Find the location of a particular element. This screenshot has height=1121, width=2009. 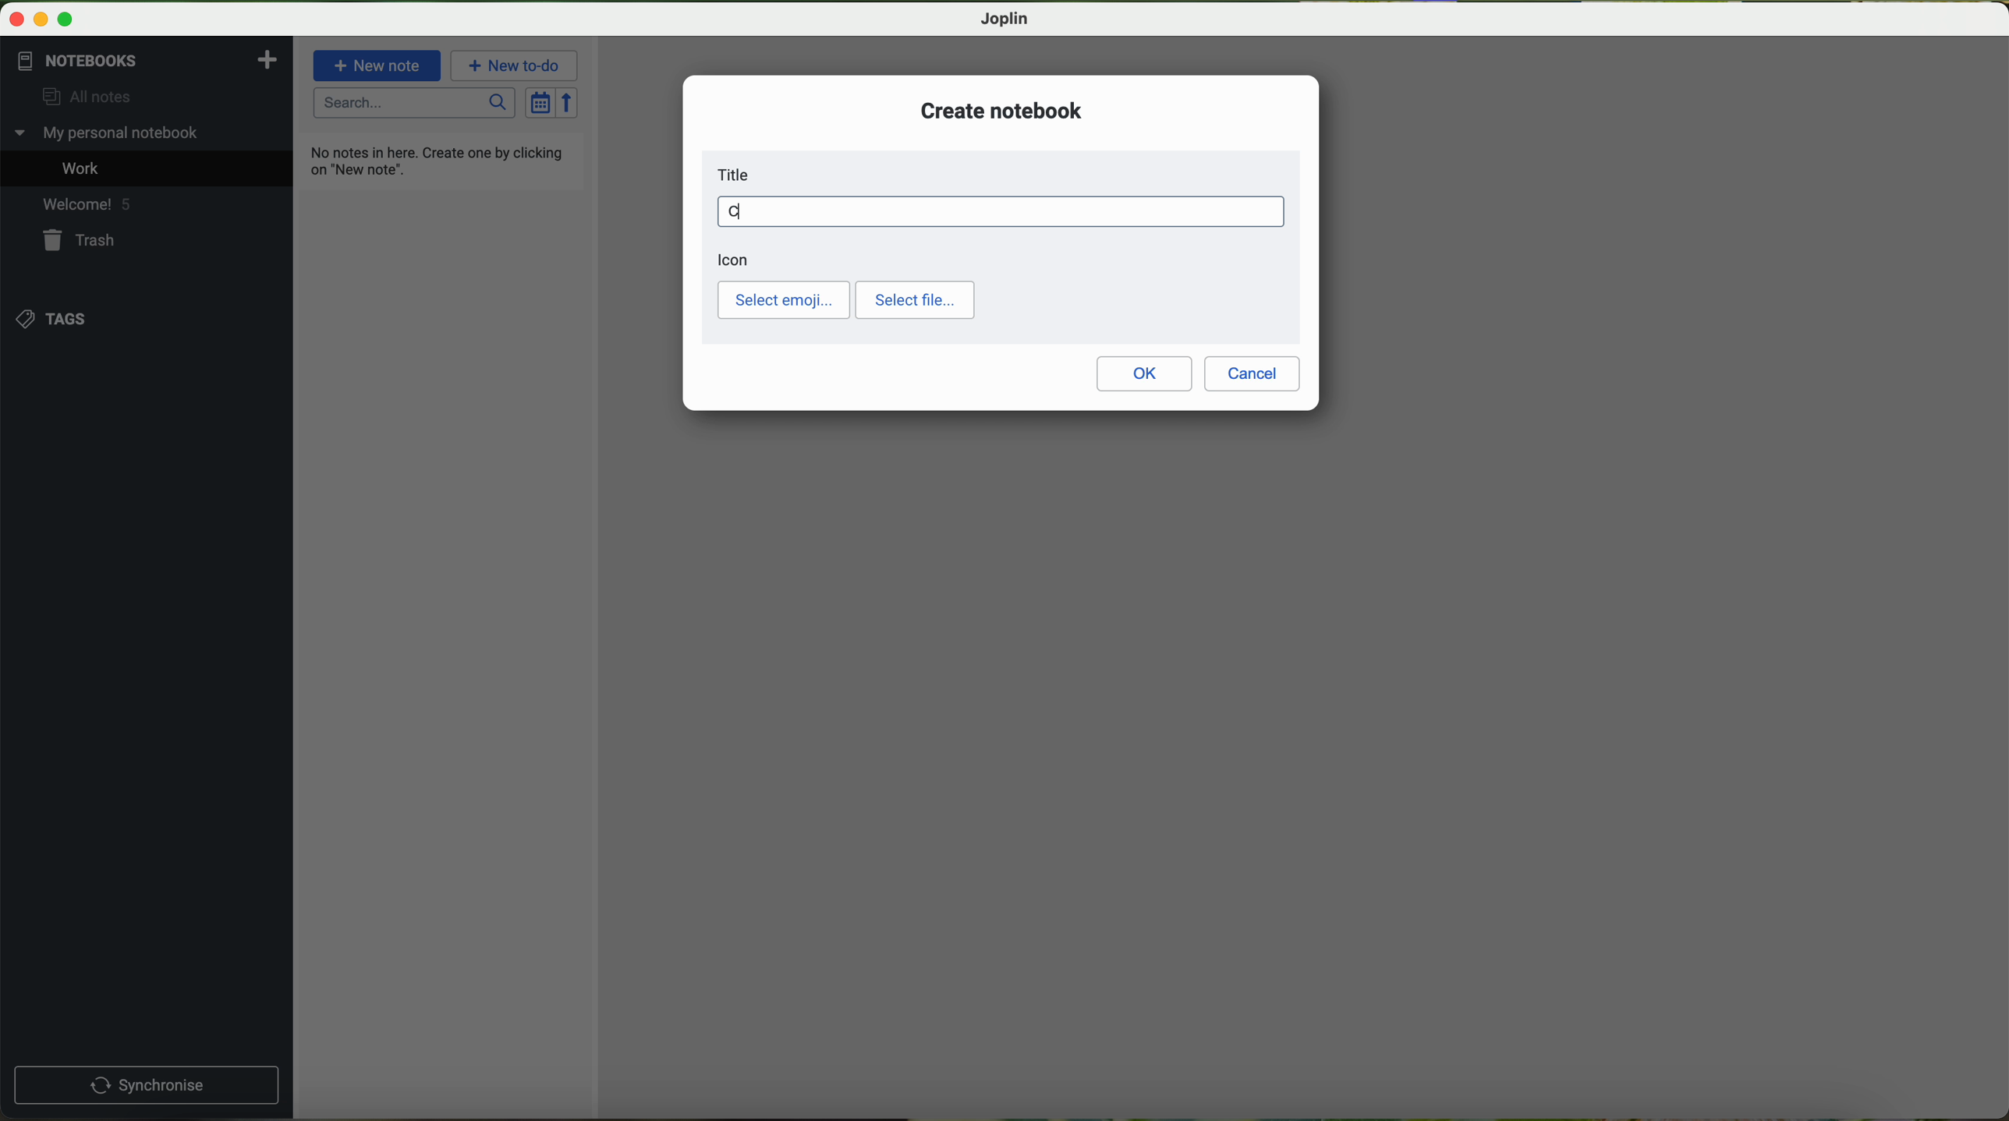

 is located at coordinates (540, 103).